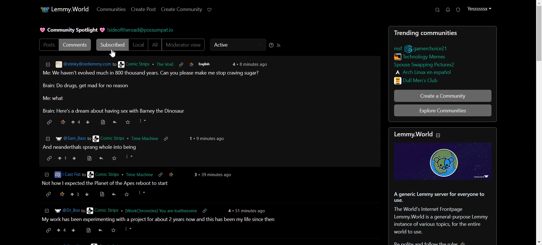 This screenshot has height=245, width=542. Describe the element at coordinates (89, 122) in the screenshot. I see `downvote` at that location.